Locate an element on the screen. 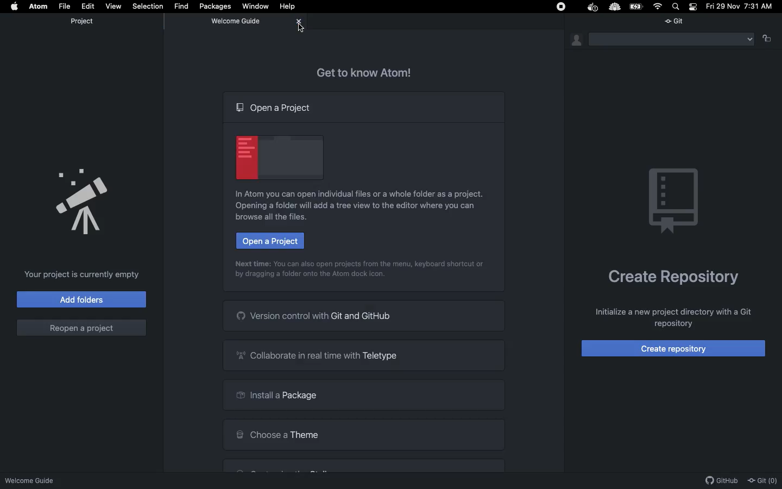  Your project is currently empty  is located at coordinates (85, 274).